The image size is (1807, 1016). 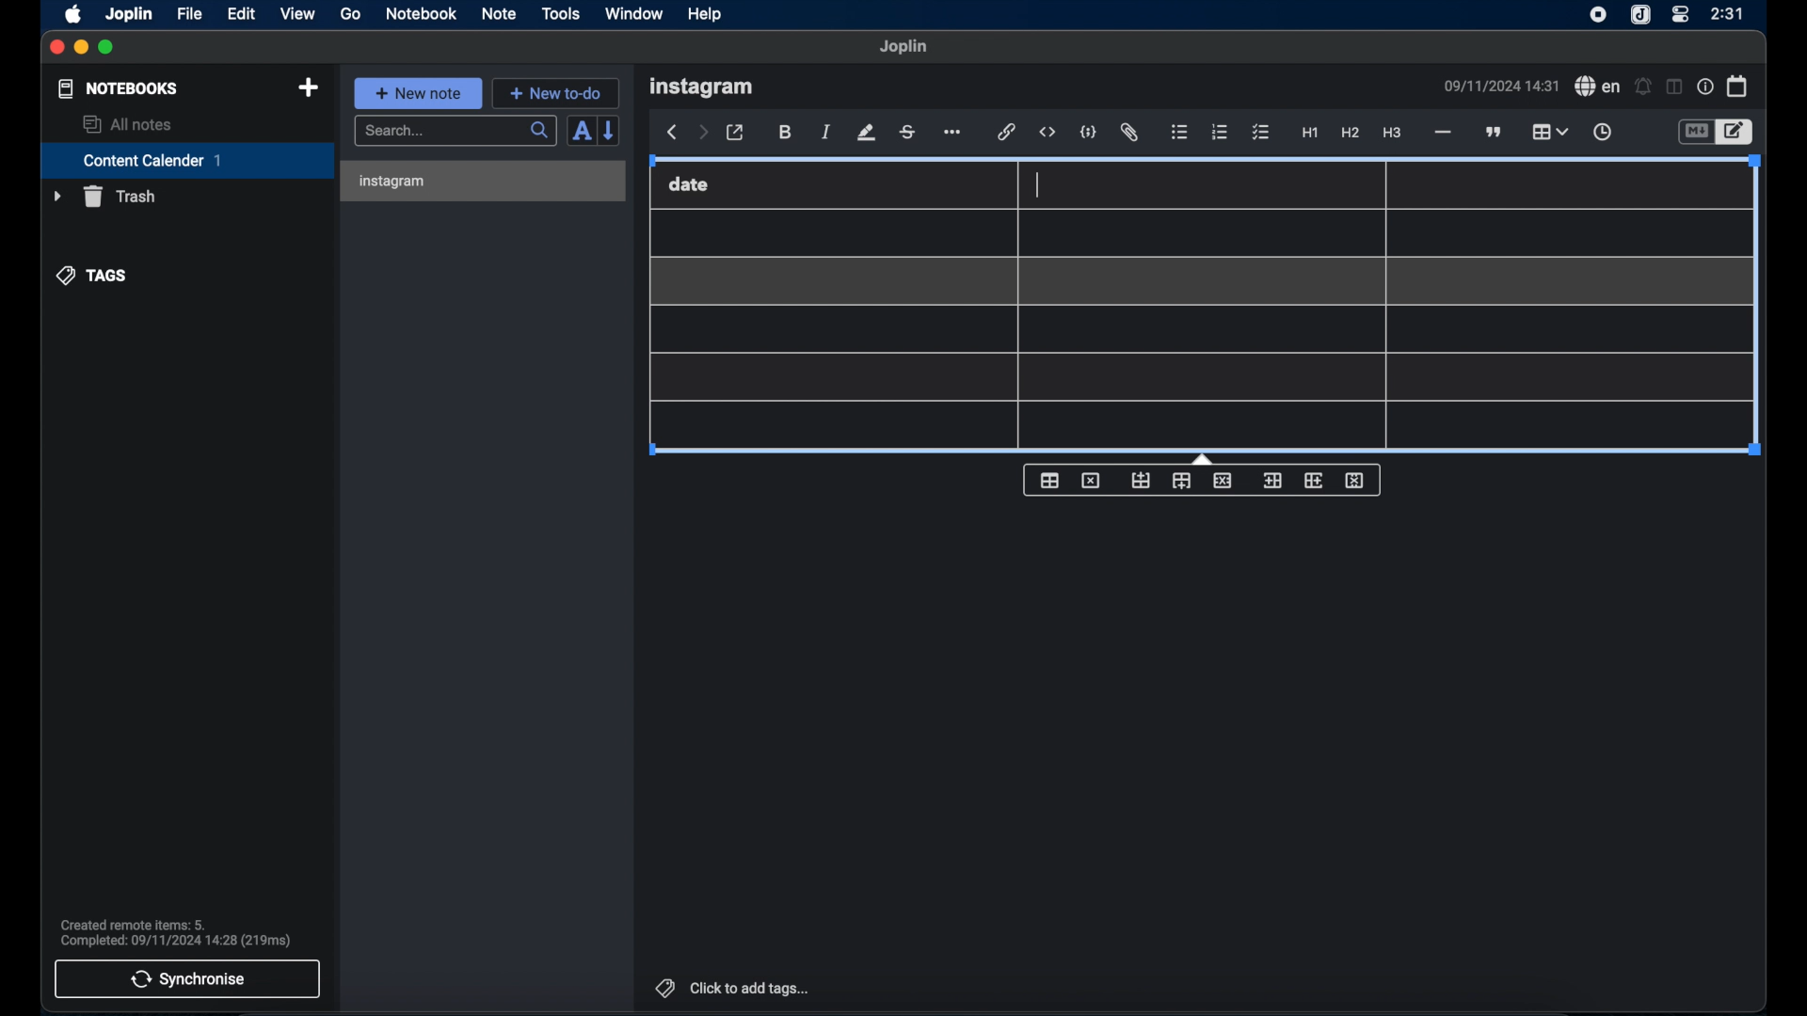 I want to click on edit, so click(x=243, y=15).